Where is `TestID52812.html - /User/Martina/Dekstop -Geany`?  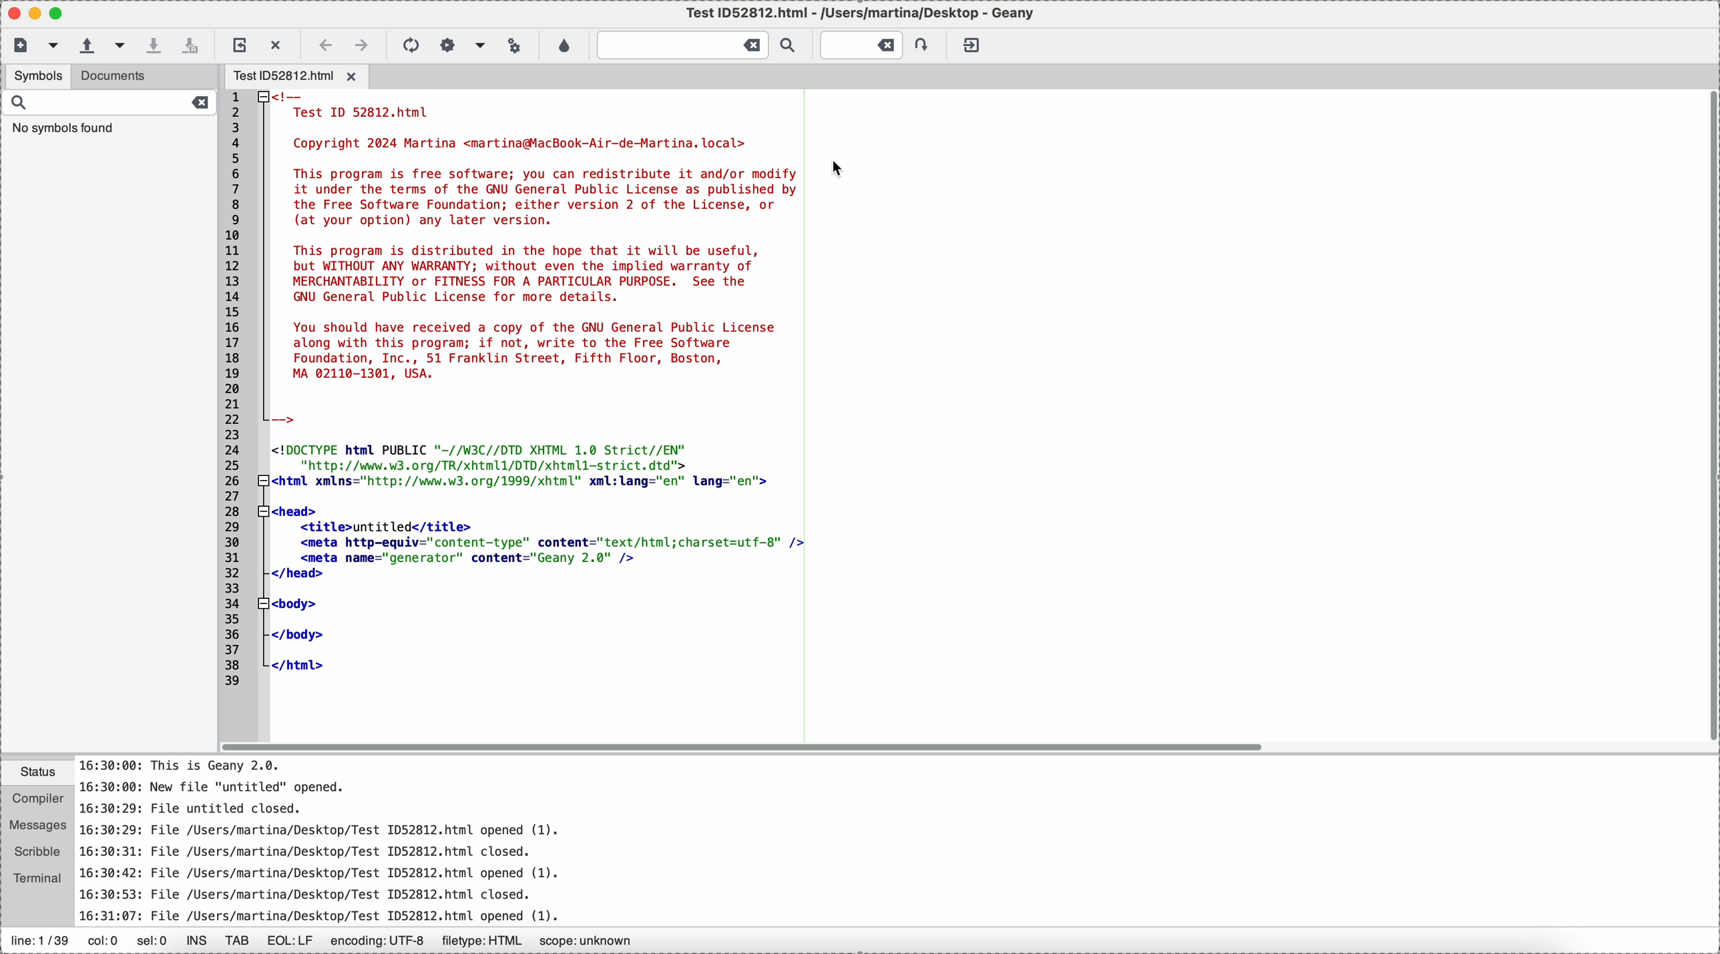 TestID52812.html - /User/Martina/Dekstop -Geany is located at coordinates (858, 15).